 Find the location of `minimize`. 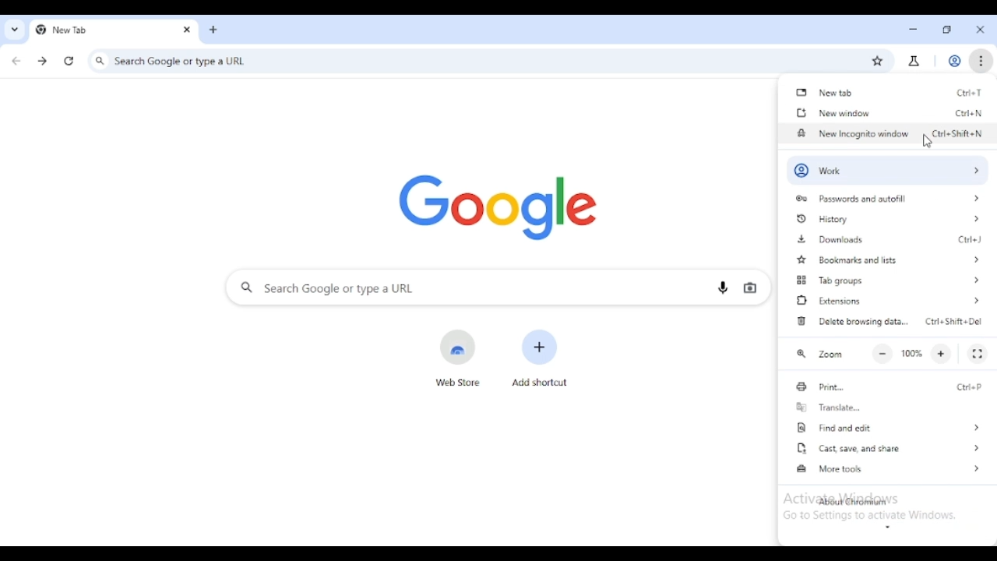

minimize is located at coordinates (914, 30).